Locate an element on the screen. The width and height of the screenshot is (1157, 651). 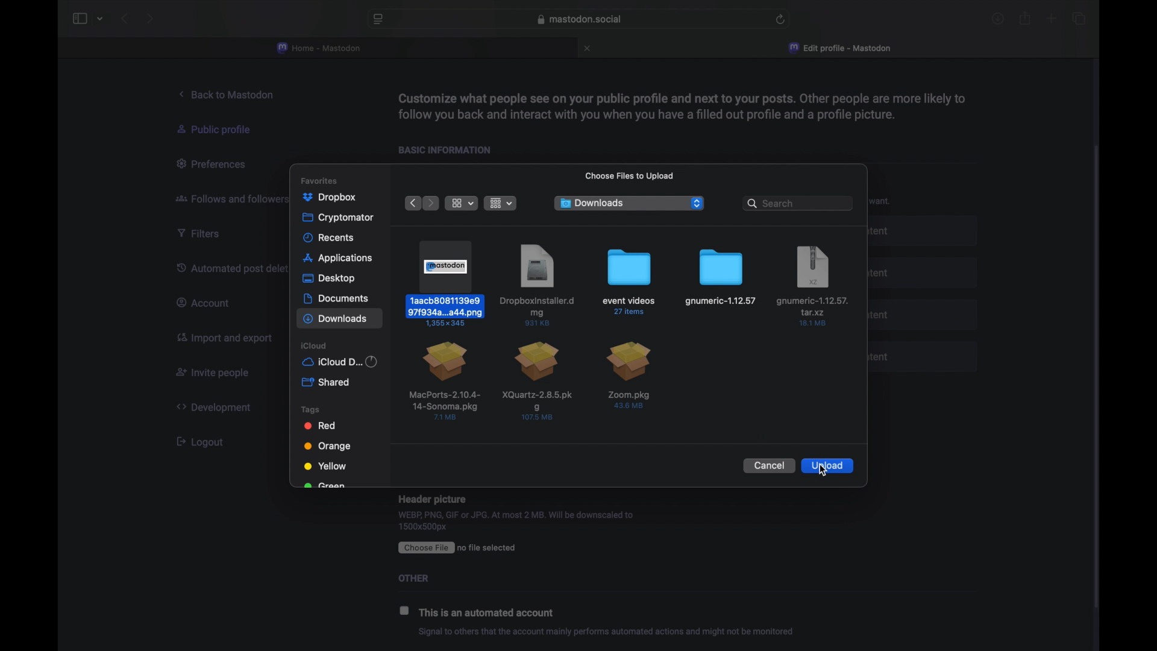
checkbox is located at coordinates (405, 610).